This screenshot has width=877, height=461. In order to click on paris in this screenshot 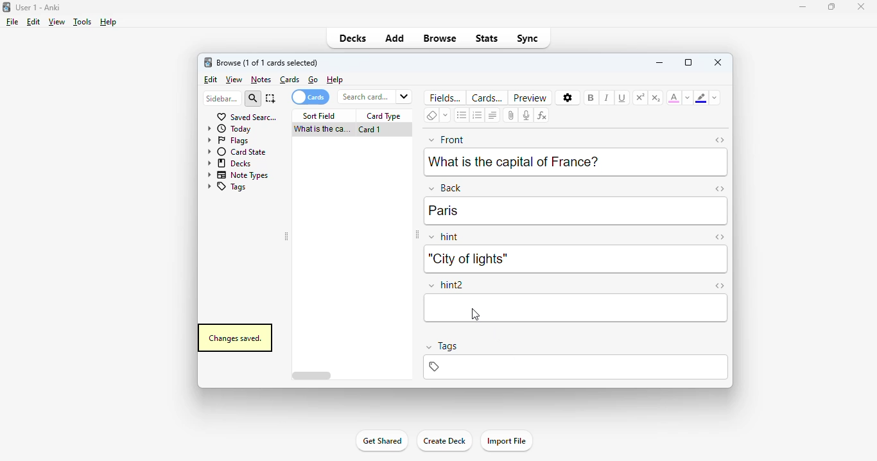, I will do `click(444, 211)`.